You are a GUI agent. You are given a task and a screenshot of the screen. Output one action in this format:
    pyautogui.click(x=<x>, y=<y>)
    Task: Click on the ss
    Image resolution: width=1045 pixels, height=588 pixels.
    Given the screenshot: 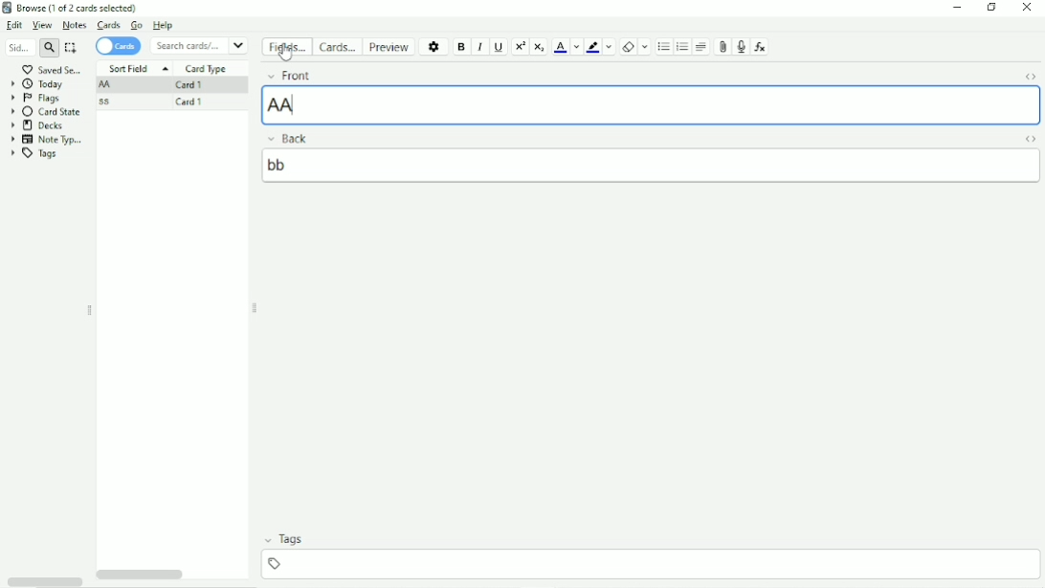 What is the action you would take?
    pyautogui.click(x=109, y=102)
    